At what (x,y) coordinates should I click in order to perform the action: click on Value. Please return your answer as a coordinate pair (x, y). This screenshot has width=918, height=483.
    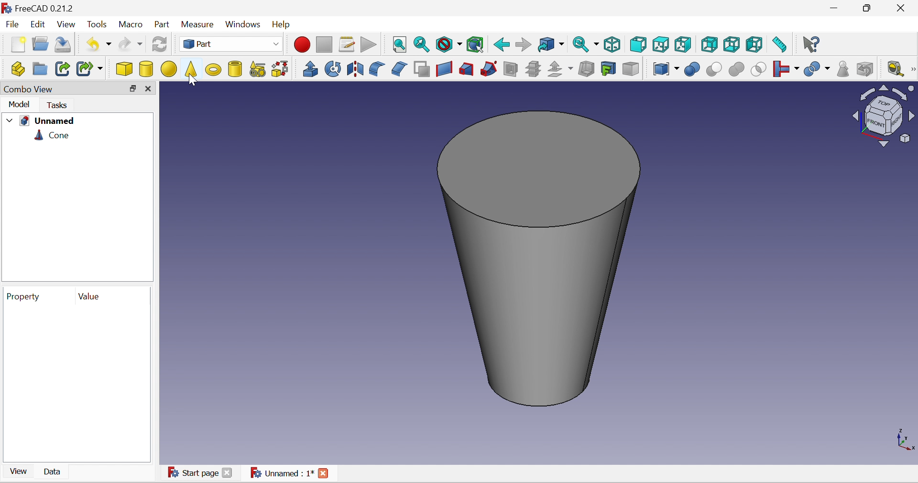
    Looking at the image, I should click on (88, 297).